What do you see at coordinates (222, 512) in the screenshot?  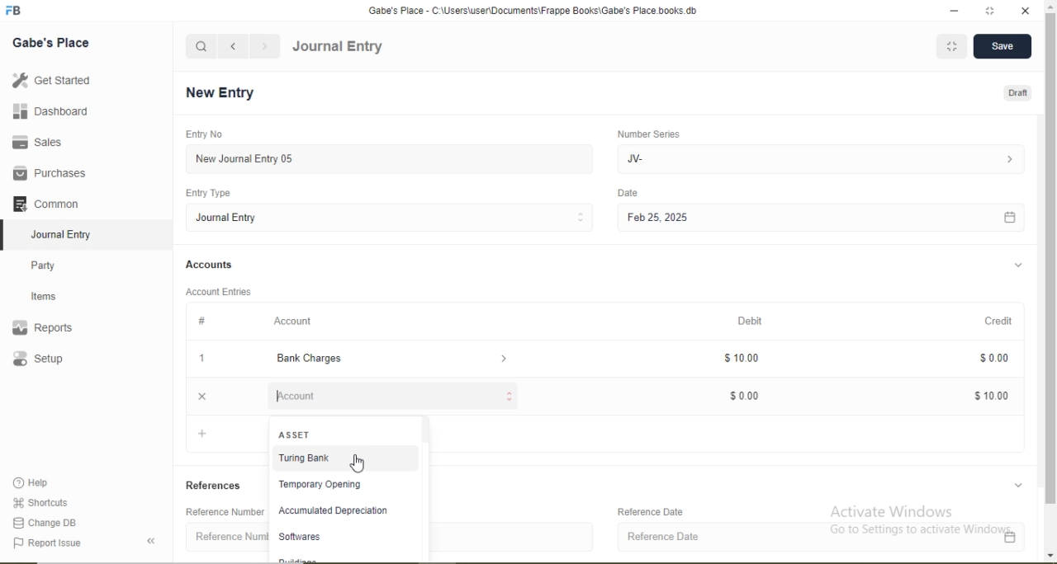 I see `Reference Number` at bounding box center [222, 512].